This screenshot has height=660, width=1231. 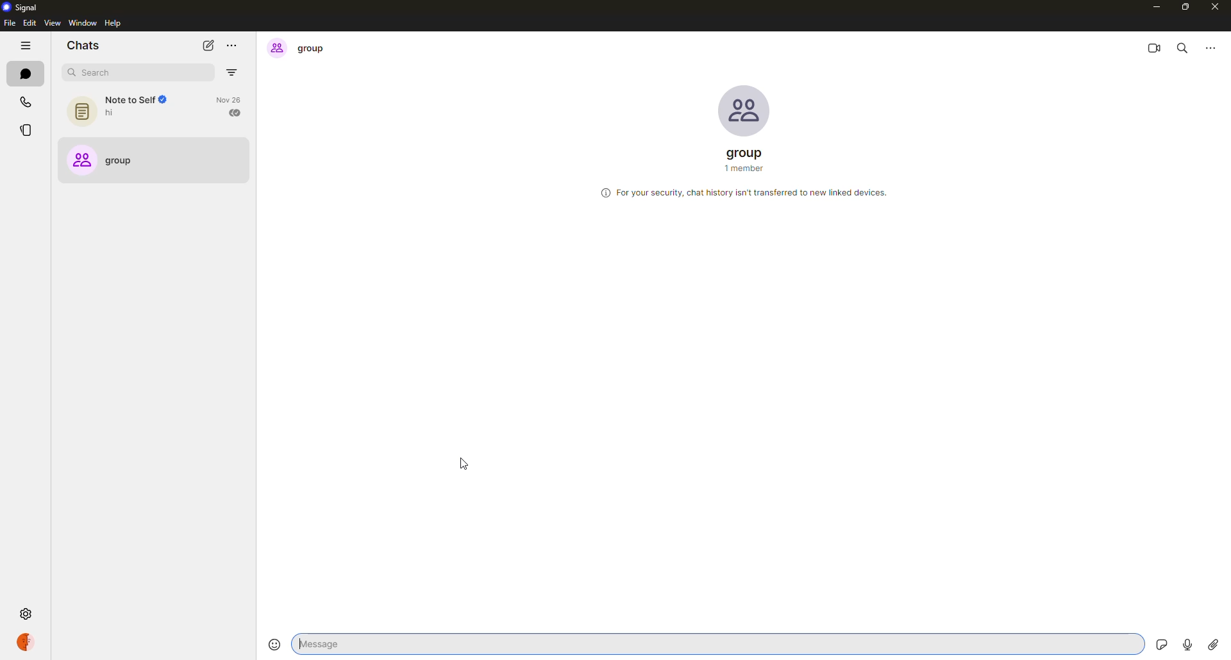 I want to click on minimize, so click(x=1153, y=7).